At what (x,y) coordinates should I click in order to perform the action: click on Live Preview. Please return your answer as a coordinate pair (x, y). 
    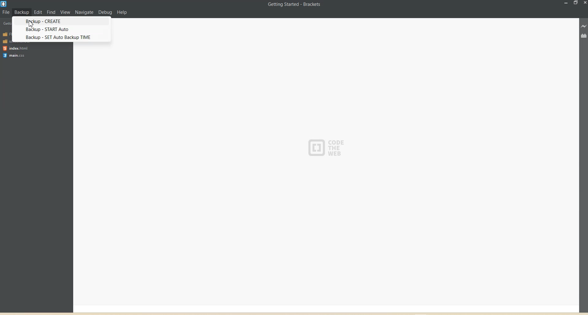
    Looking at the image, I should click on (584, 26).